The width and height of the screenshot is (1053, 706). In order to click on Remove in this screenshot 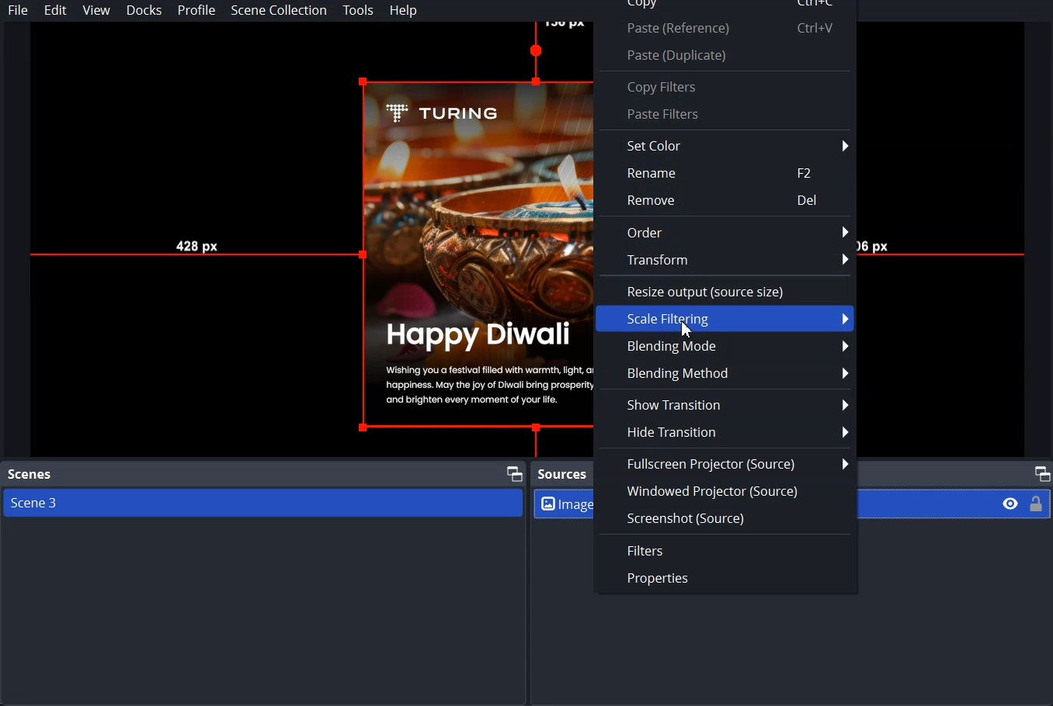, I will do `click(726, 201)`.